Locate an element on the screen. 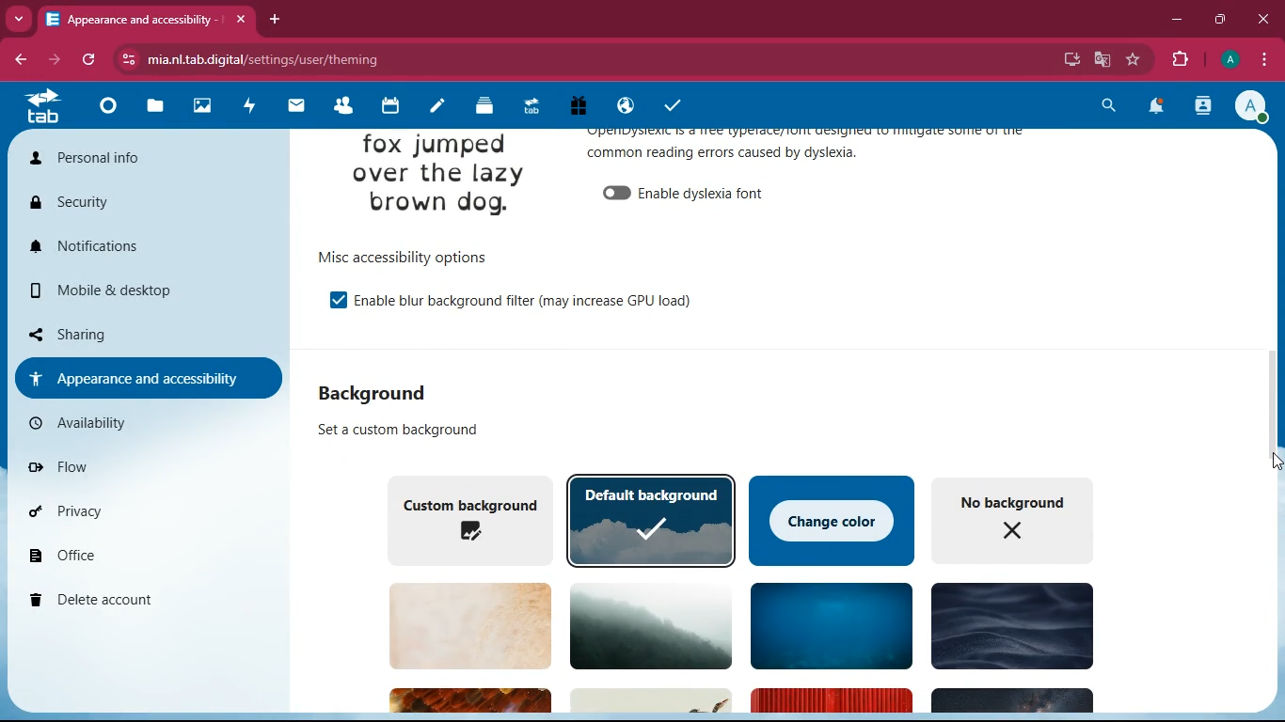  tab is located at coordinates (41, 107).